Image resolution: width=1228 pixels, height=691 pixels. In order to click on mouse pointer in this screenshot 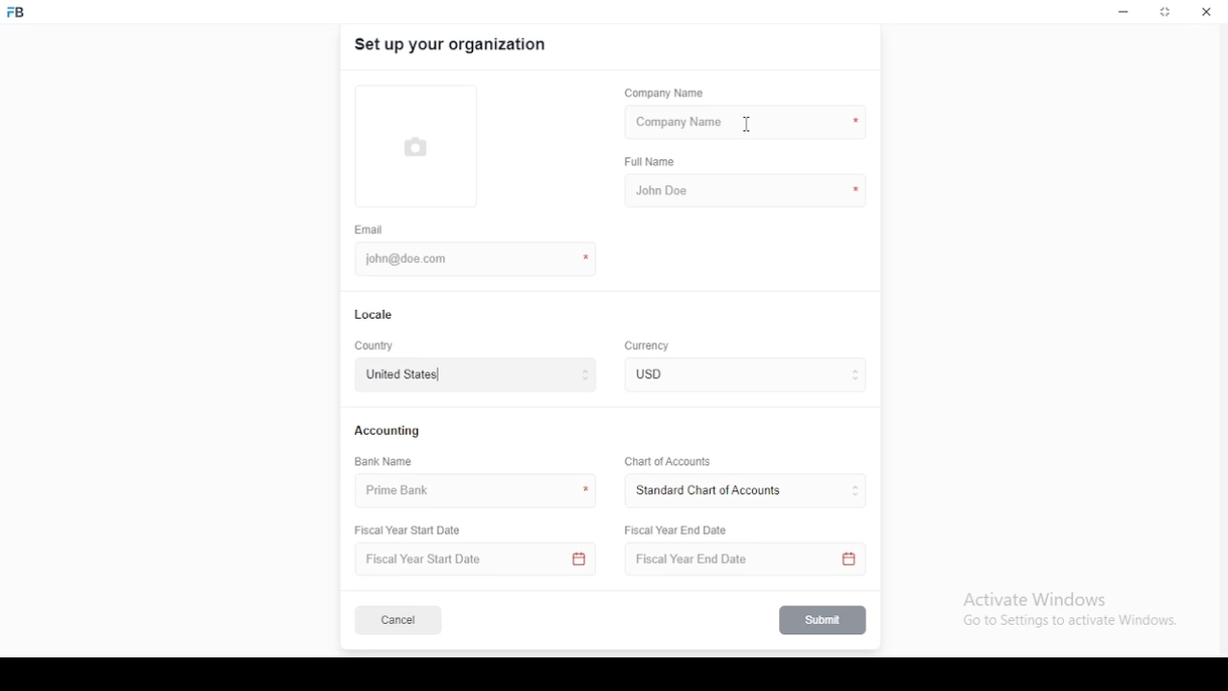, I will do `click(744, 124)`.